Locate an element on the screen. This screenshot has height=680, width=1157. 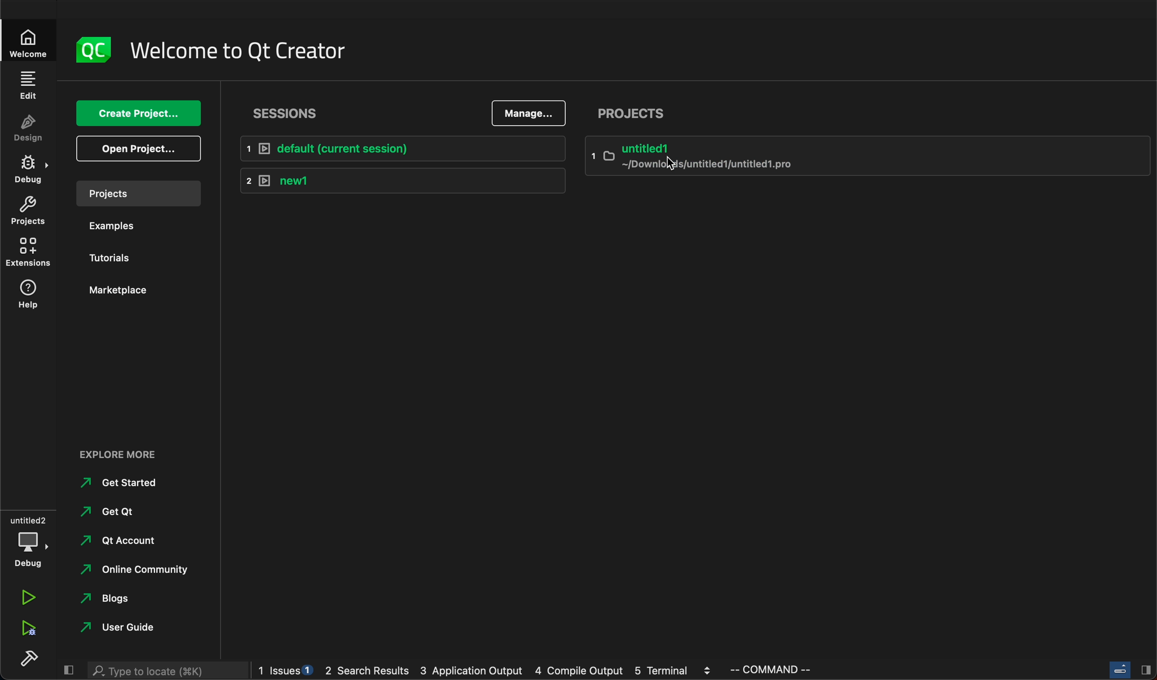
user code is located at coordinates (135, 626).